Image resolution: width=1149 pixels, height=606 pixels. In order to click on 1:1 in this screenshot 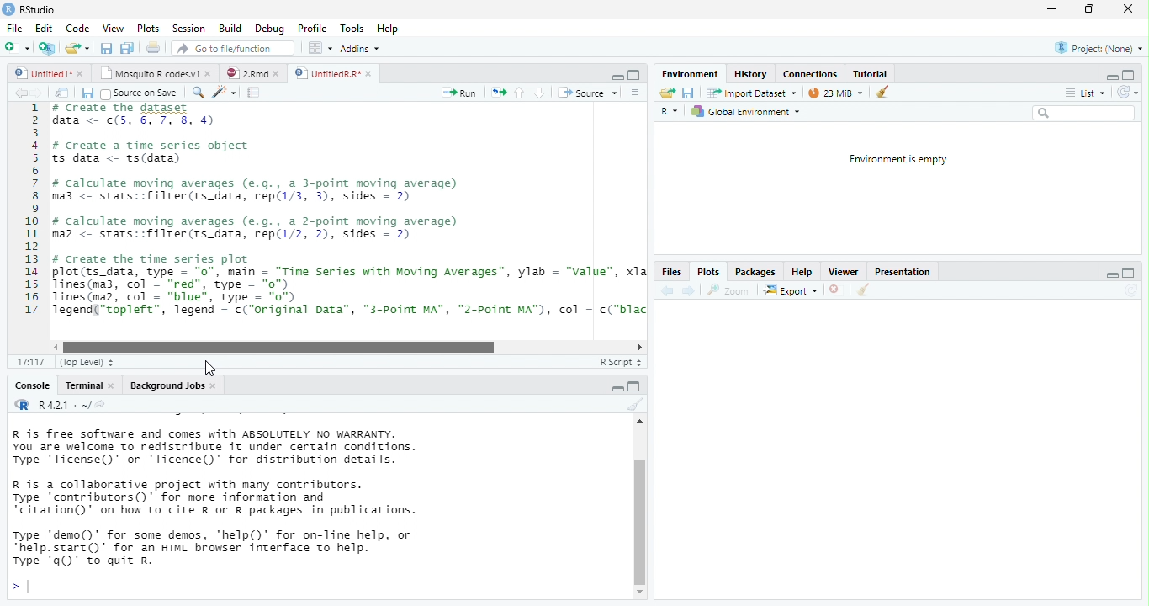, I will do `click(29, 363)`.